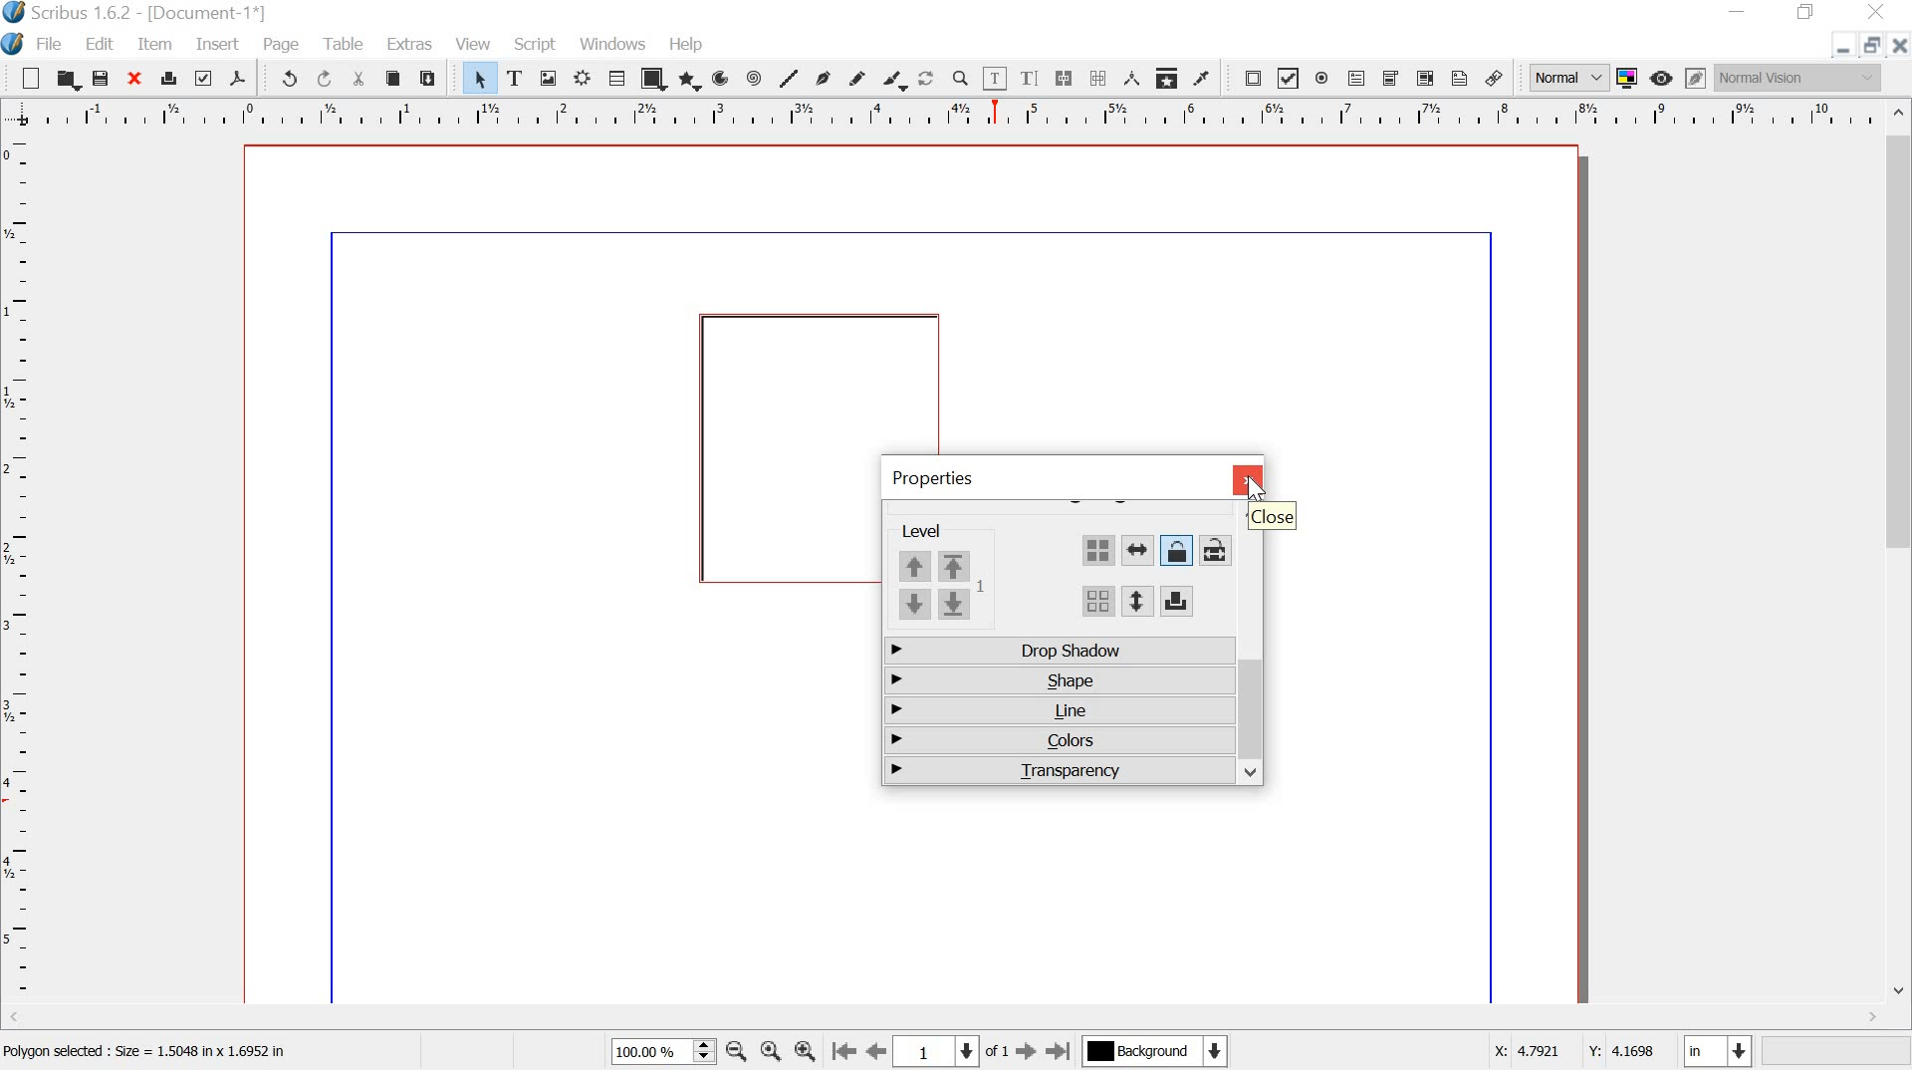  I want to click on 100.00%, so click(645, 1052).